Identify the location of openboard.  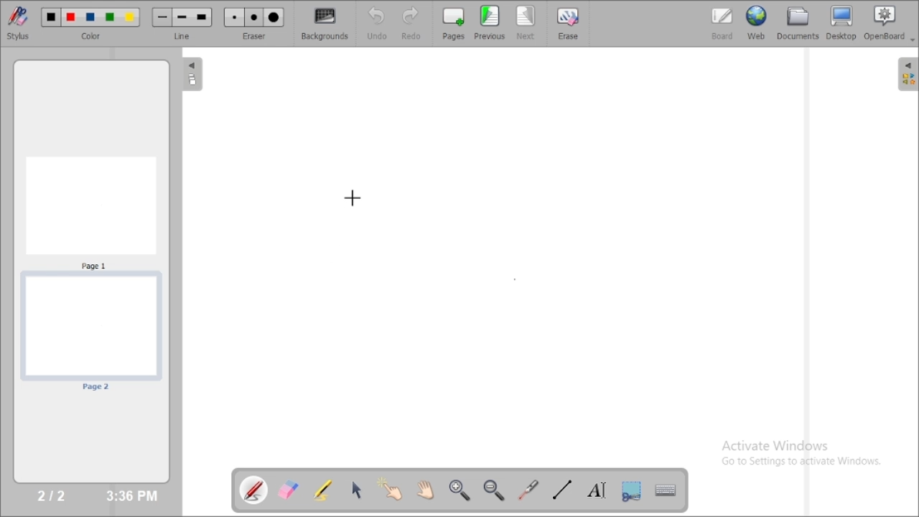
(890, 24).